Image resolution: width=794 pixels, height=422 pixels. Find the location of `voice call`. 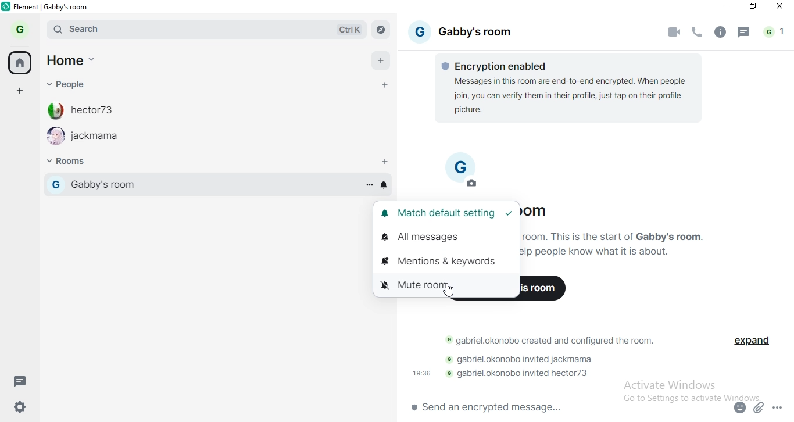

voice call is located at coordinates (698, 33).